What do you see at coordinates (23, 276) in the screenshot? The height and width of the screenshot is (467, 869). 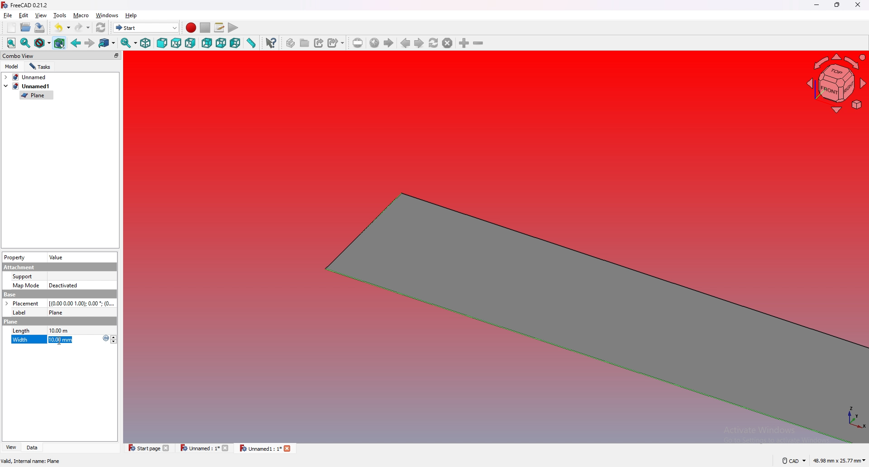 I see `Support` at bounding box center [23, 276].